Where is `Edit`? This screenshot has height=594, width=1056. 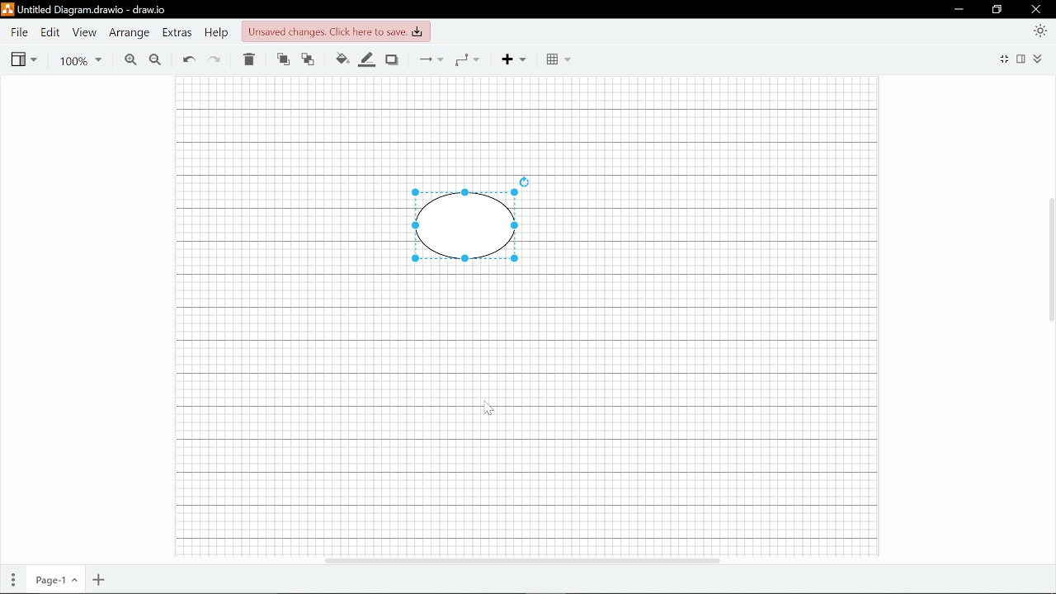 Edit is located at coordinates (50, 32).